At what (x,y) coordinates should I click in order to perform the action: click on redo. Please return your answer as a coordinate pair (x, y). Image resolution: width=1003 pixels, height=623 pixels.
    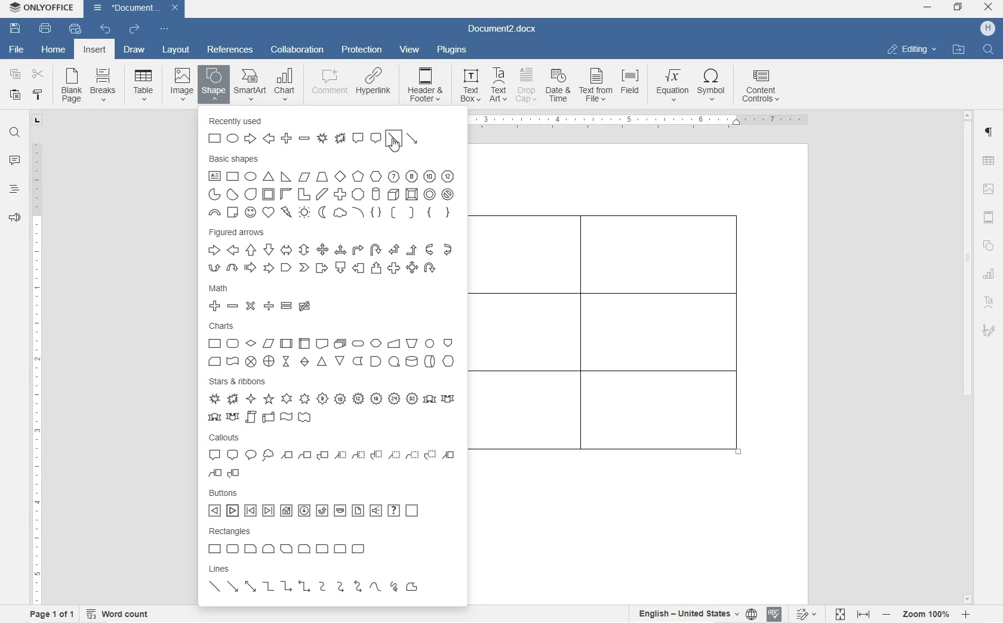
    Looking at the image, I should click on (134, 30).